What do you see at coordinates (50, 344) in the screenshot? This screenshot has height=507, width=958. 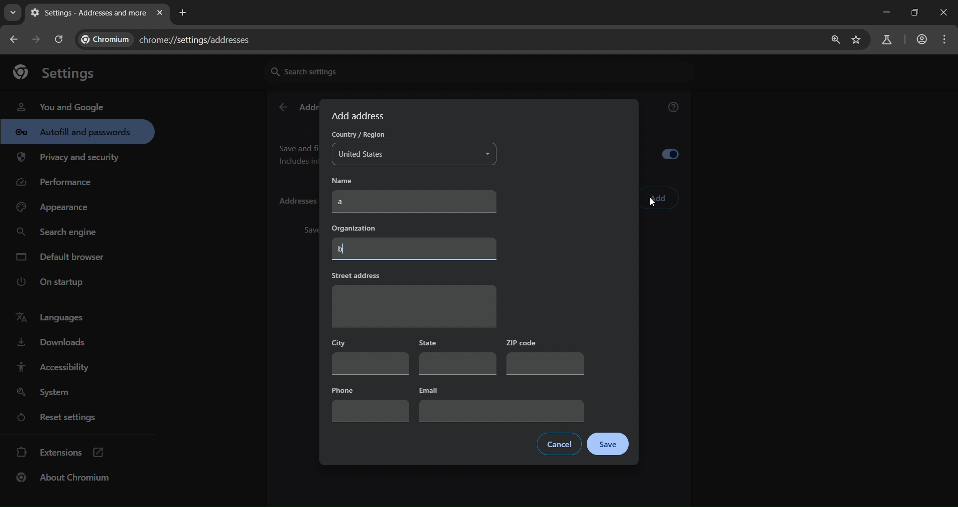 I see `downloads` at bounding box center [50, 344].